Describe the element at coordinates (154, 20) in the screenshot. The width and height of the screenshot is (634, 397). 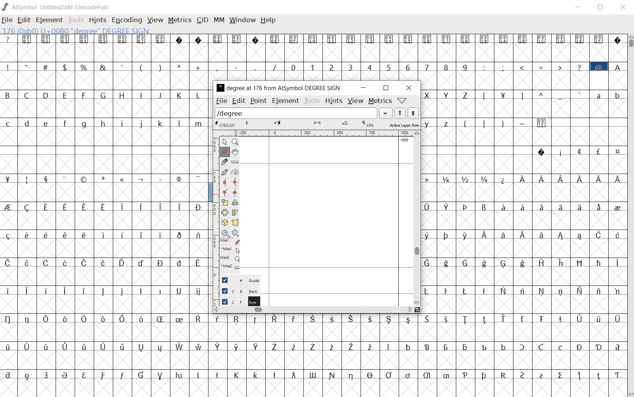
I see `view` at that location.